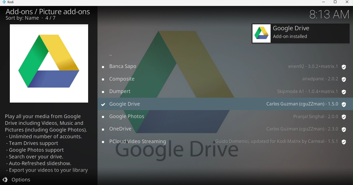  Describe the element at coordinates (224, 129) in the screenshot. I see `OneDrive` at that location.